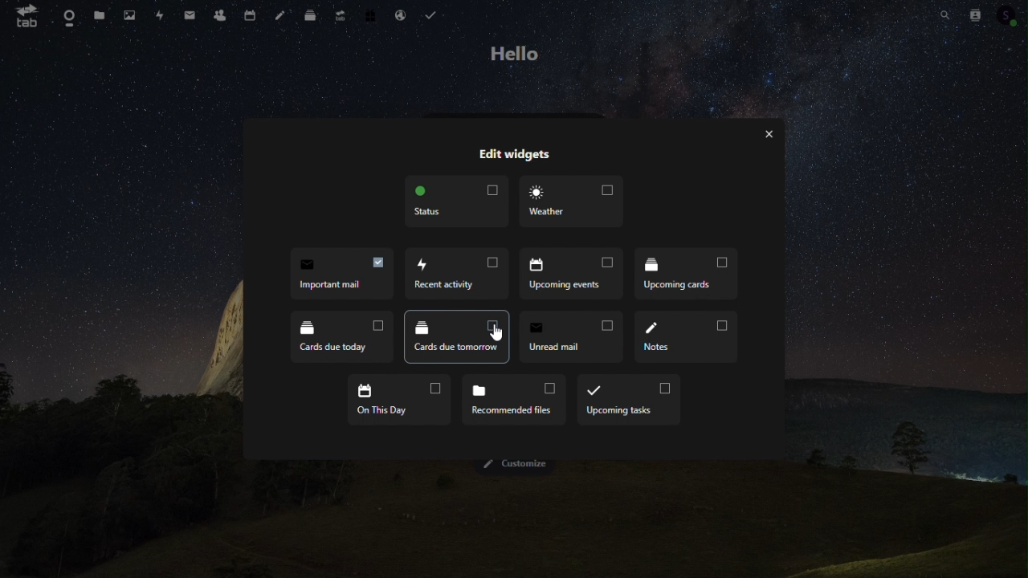 The width and height of the screenshot is (1028, 578). What do you see at coordinates (218, 14) in the screenshot?
I see `Contacts` at bounding box center [218, 14].